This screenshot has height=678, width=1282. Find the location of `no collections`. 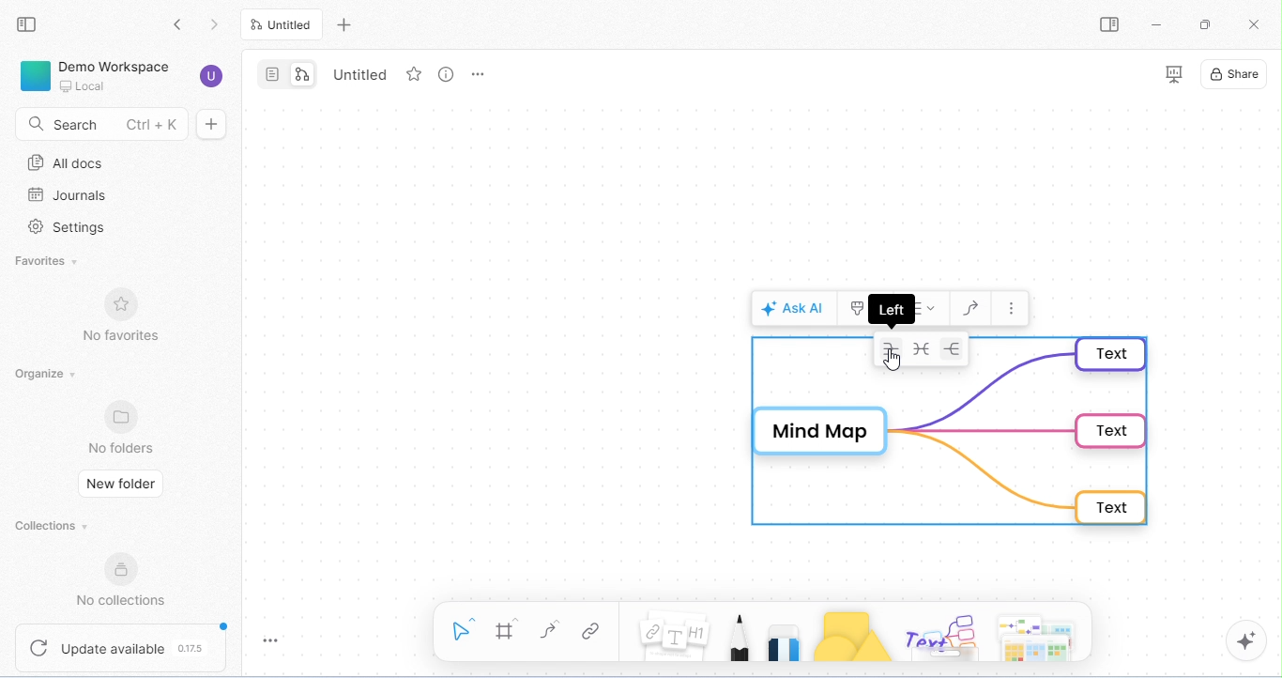

no collections is located at coordinates (122, 579).